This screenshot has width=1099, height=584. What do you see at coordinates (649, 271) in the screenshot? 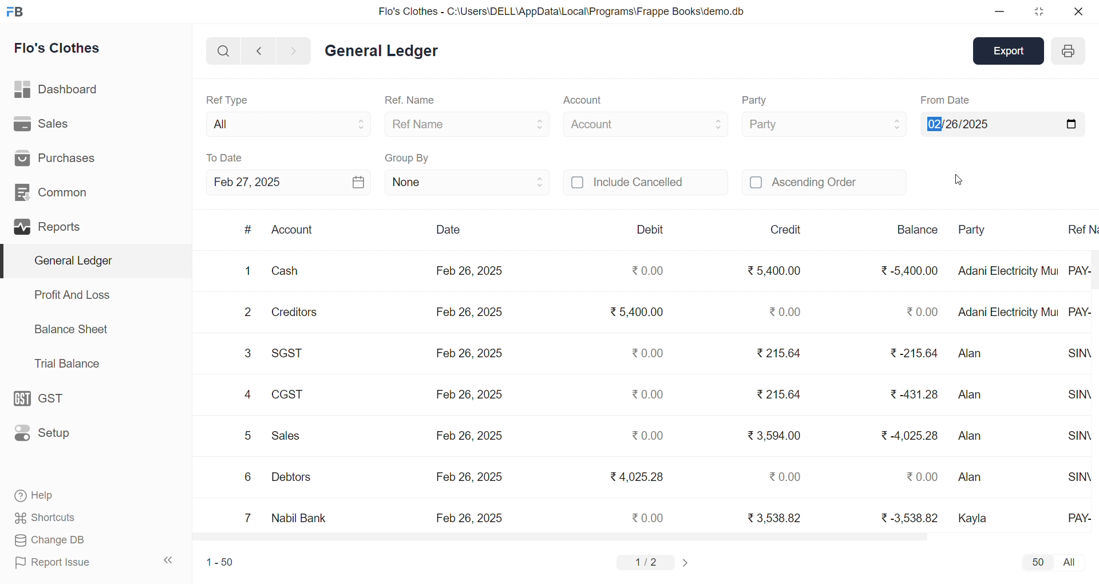
I see `₹0.00` at bounding box center [649, 271].